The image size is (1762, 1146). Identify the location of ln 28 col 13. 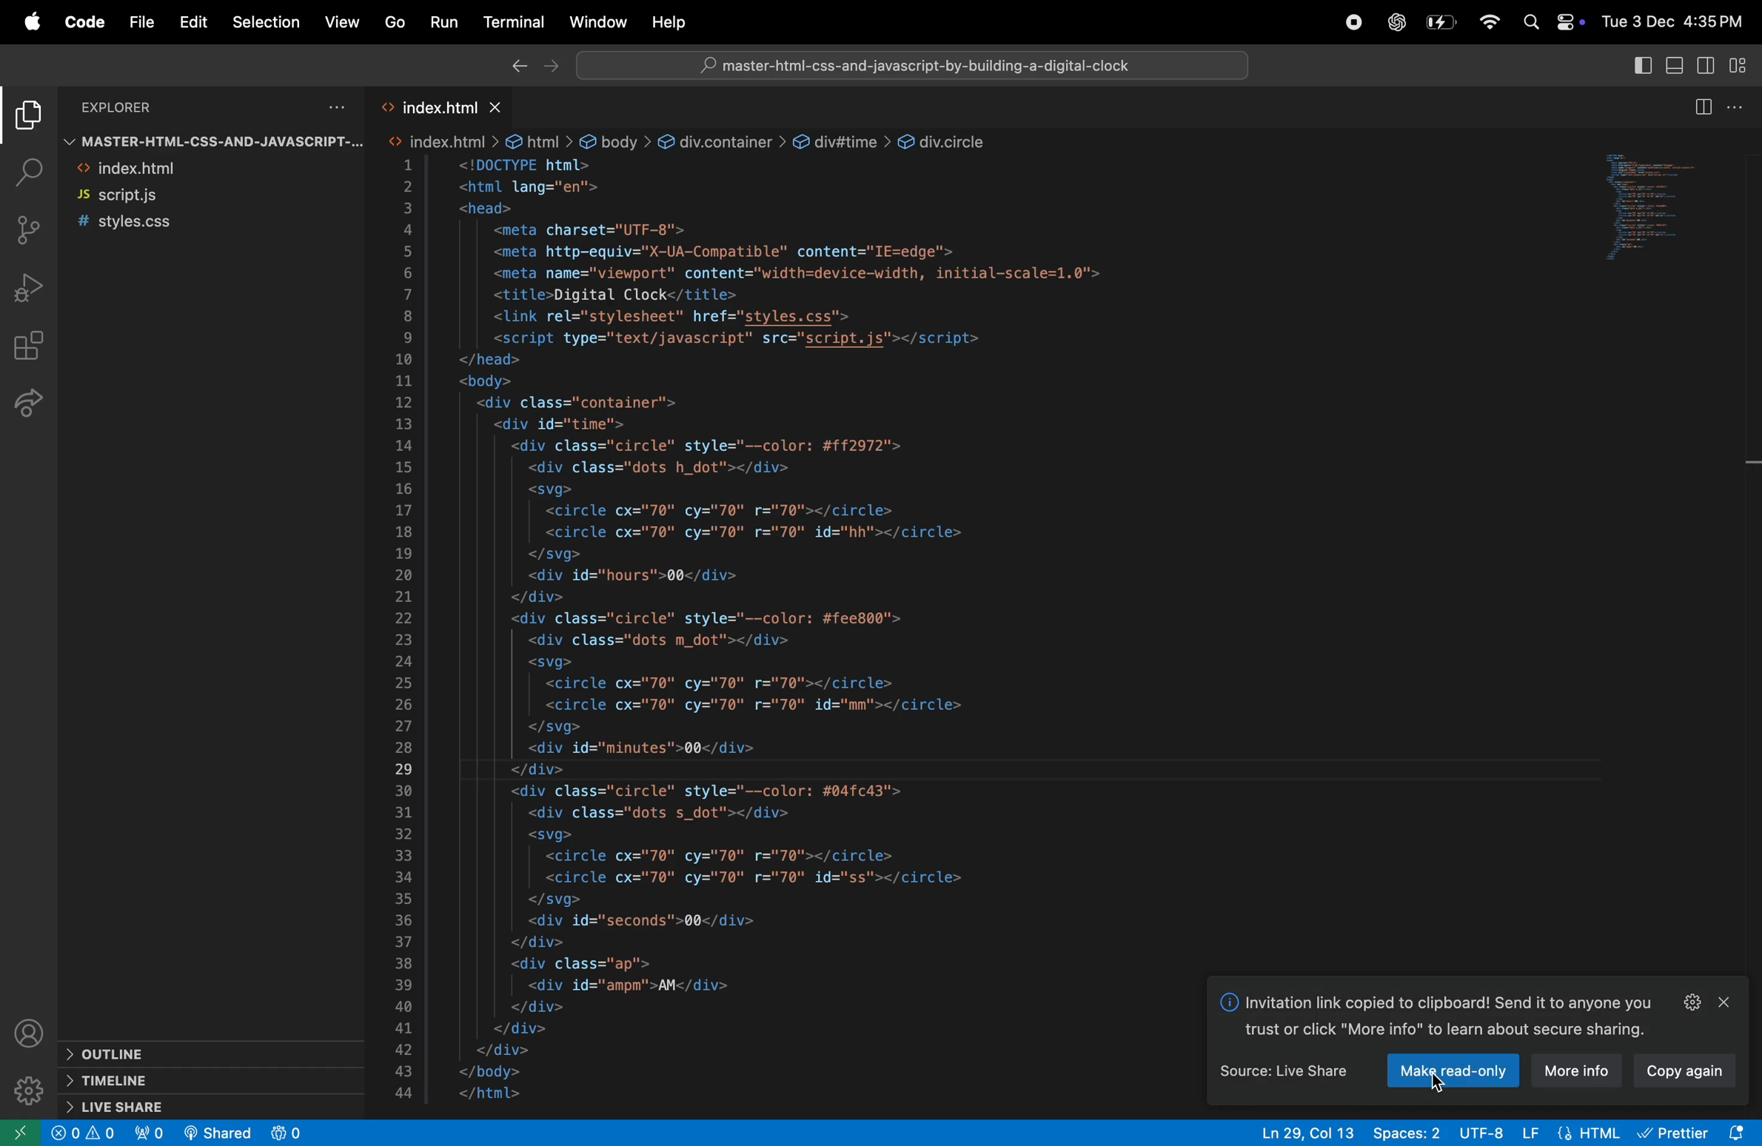
(1309, 1131).